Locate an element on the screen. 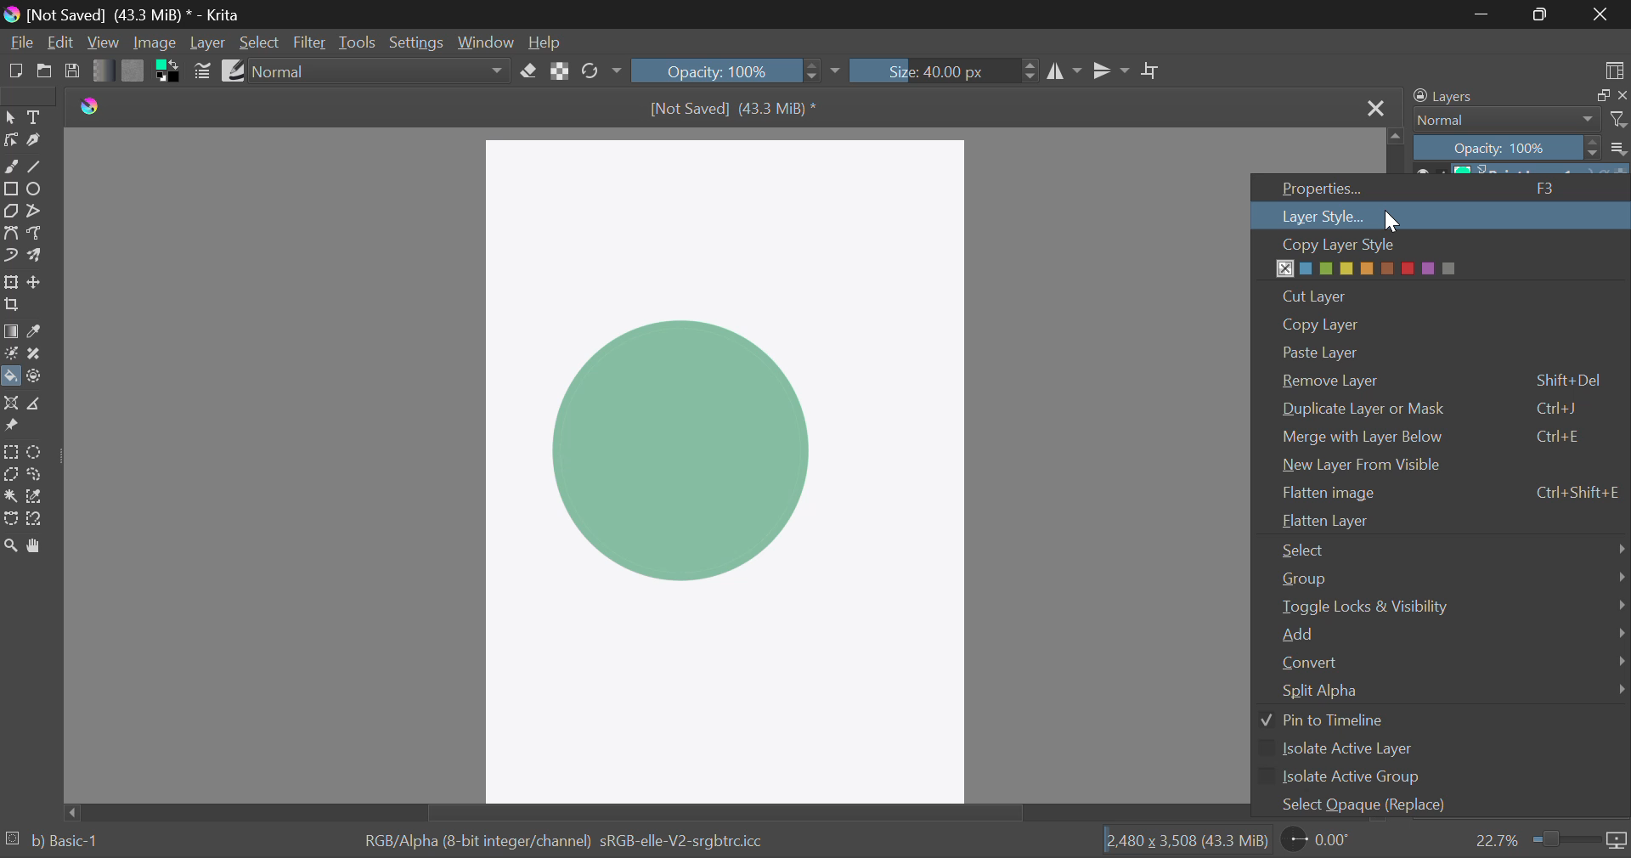 The image size is (1631, 858). Assistant Tool is located at coordinates (11, 404).